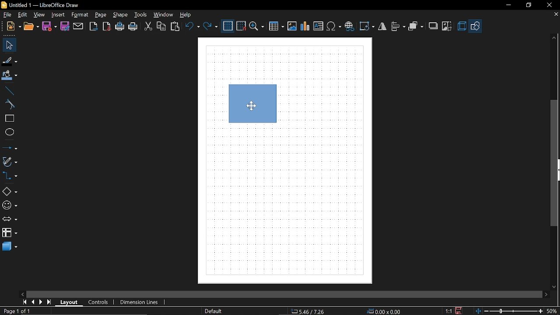 This screenshot has height=315, width=560. What do you see at coordinates (10, 147) in the screenshot?
I see `Lines and arrows` at bounding box center [10, 147].